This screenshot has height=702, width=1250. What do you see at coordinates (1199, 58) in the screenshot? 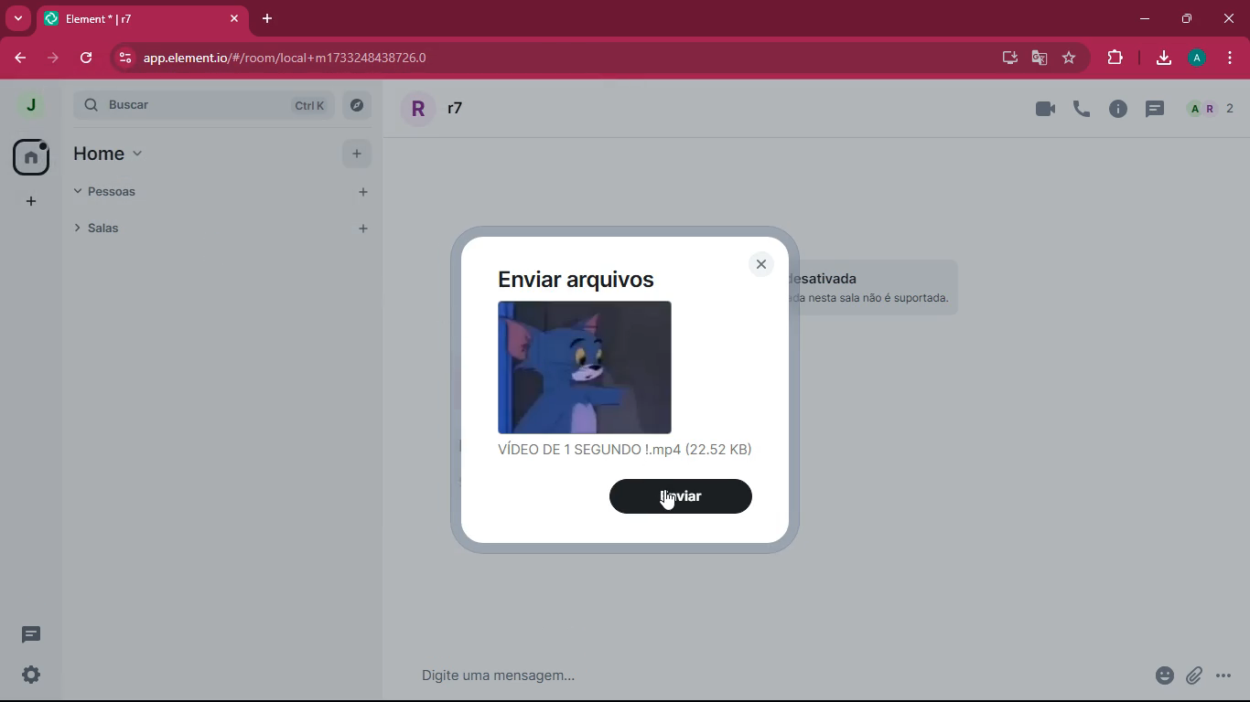
I see `profile` at bounding box center [1199, 58].